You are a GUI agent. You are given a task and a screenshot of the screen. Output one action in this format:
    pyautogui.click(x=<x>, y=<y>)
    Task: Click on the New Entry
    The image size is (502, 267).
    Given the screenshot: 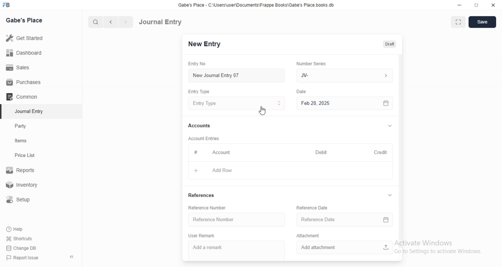 What is the action you would take?
    pyautogui.click(x=204, y=44)
    